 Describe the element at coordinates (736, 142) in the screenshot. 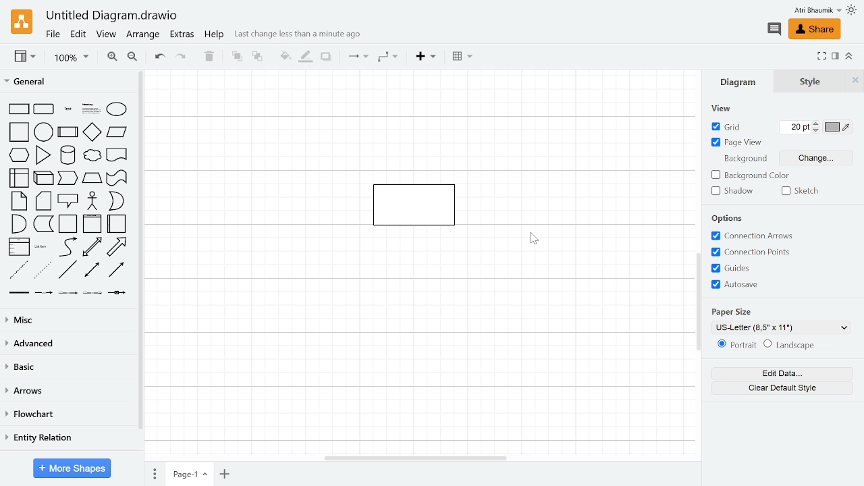

I see `Page view` at that location.